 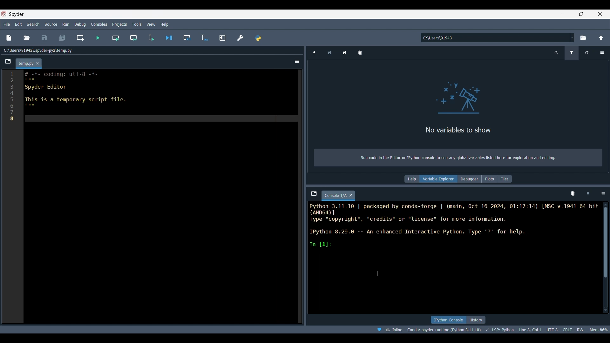 I want to click on Run selection or current line, so click(x=151, y=38).